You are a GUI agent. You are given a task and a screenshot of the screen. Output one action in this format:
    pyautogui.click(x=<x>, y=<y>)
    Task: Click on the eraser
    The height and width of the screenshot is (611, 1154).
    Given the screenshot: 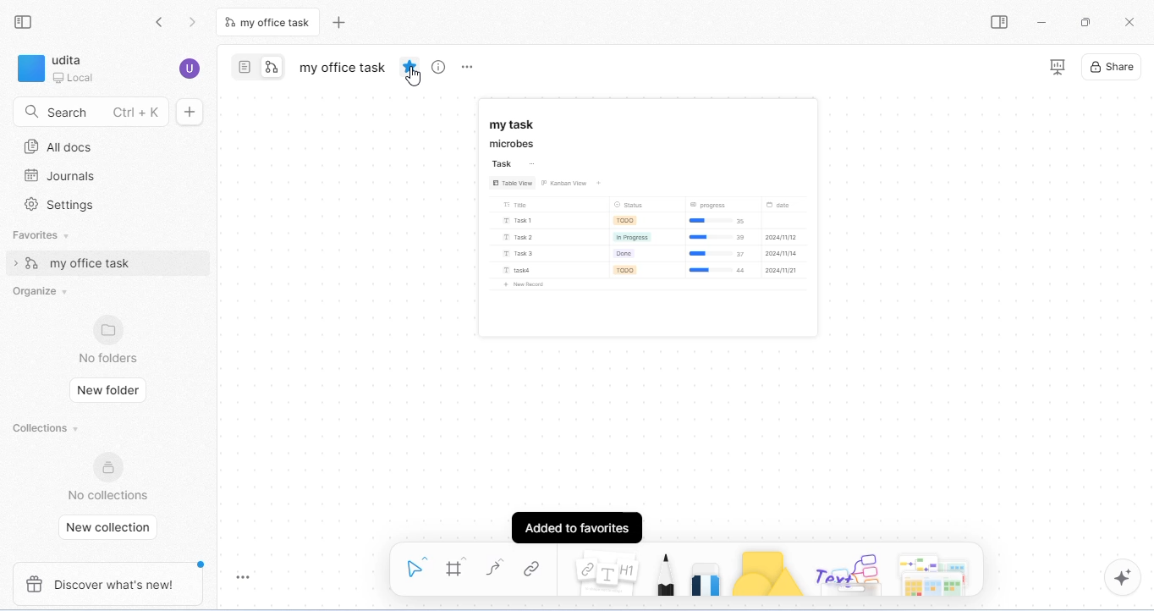 What is the action you would take?
    pyautogui.click(x=706, y=570)
    